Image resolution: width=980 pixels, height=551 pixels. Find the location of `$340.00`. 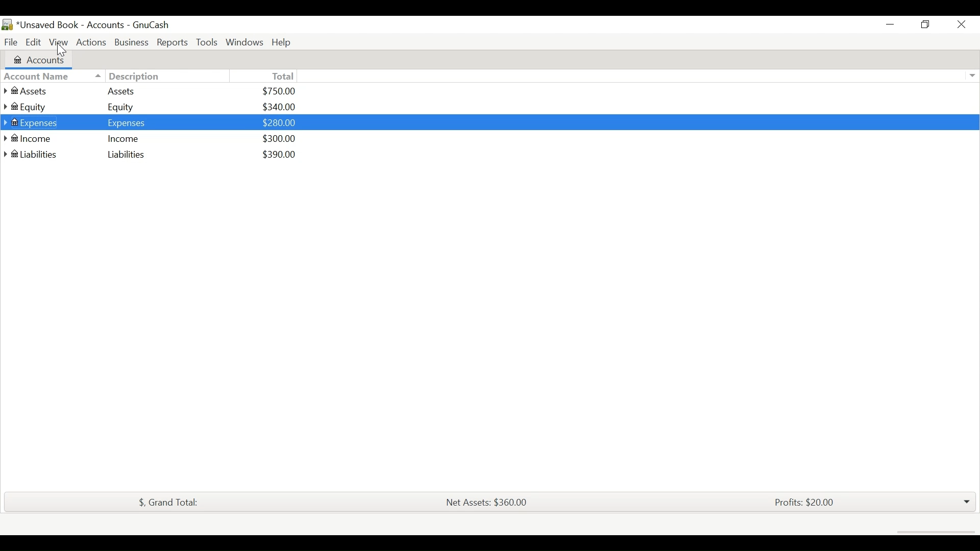

$340.00 is located at coordinates (280, 106).